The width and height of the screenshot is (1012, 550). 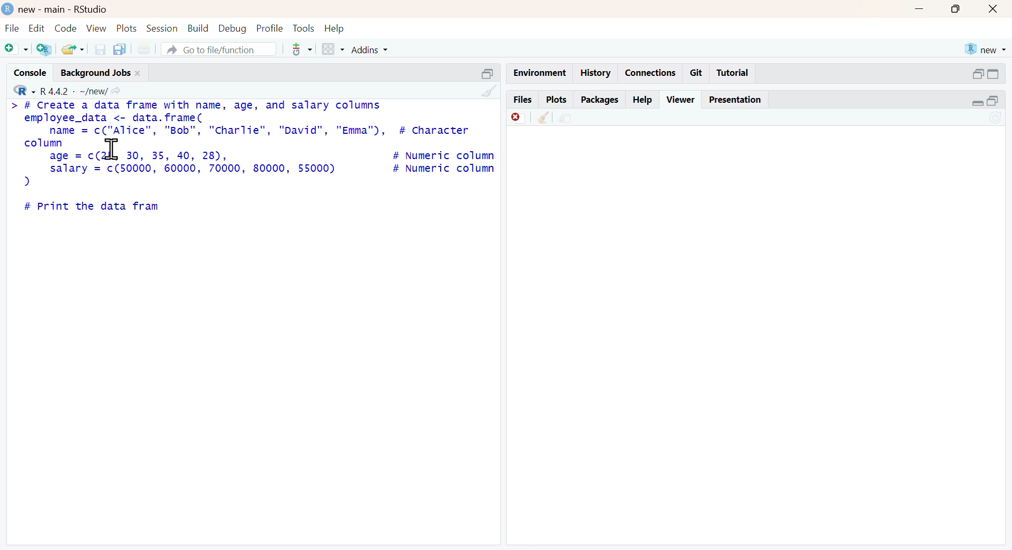 I want to click on maximize window, so click(x=960, y=11).